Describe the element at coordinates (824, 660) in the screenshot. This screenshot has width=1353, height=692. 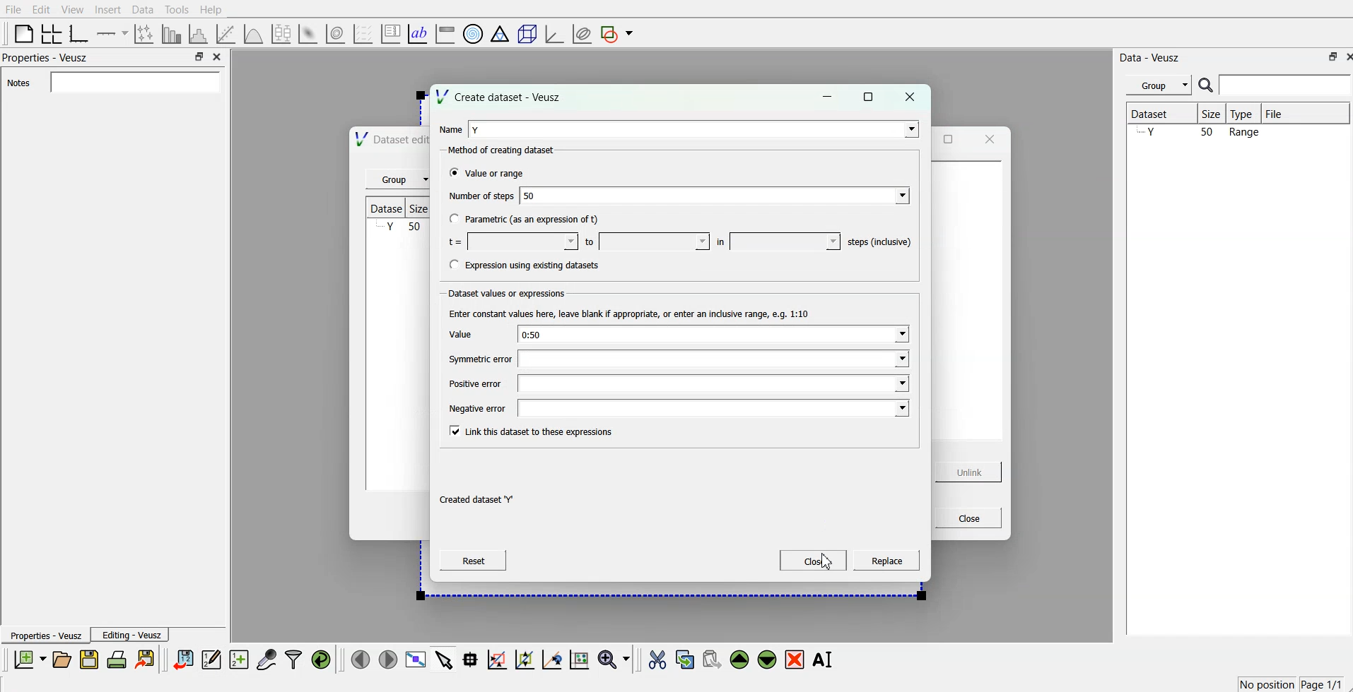
I see `rename the selected widgets` at that location.